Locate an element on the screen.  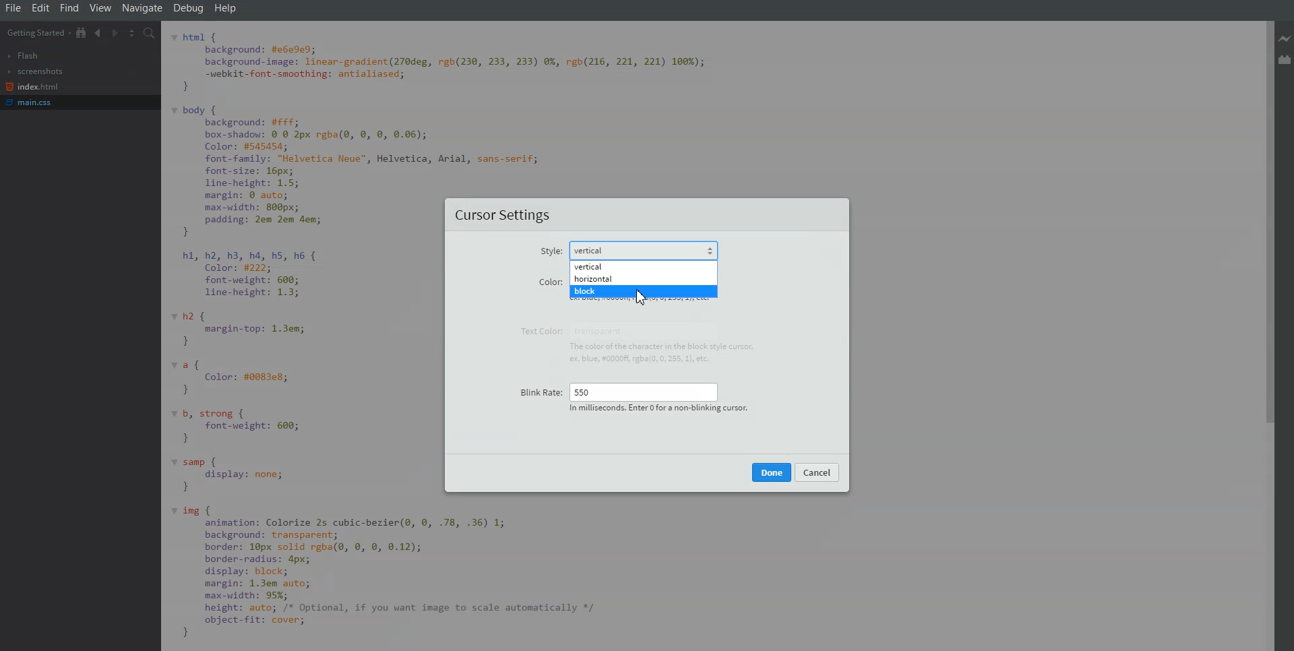
Show in File Tree is located at coordinates (82, 32).